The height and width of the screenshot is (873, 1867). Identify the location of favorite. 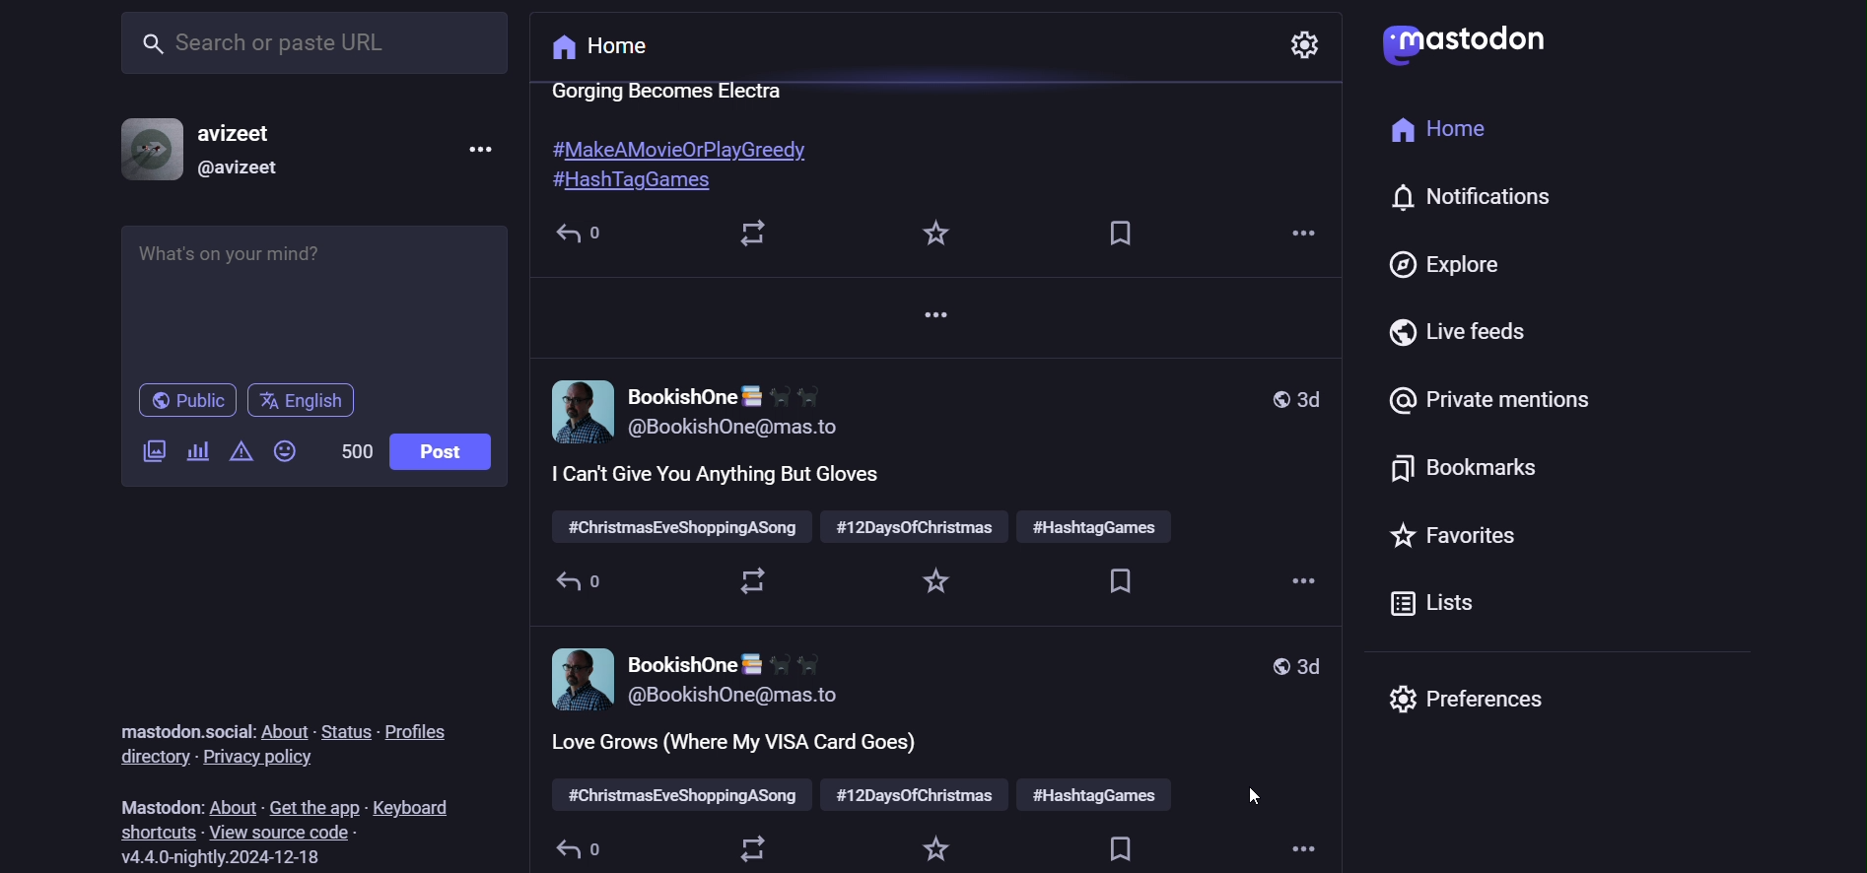
(931, 850).